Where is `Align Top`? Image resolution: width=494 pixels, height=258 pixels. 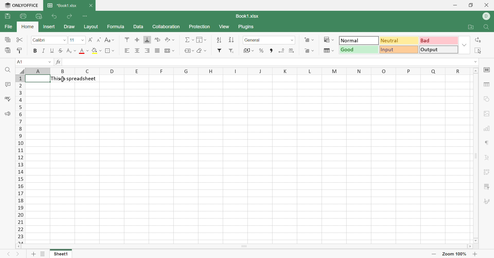 Align Top is located at coordinates (128, 39).